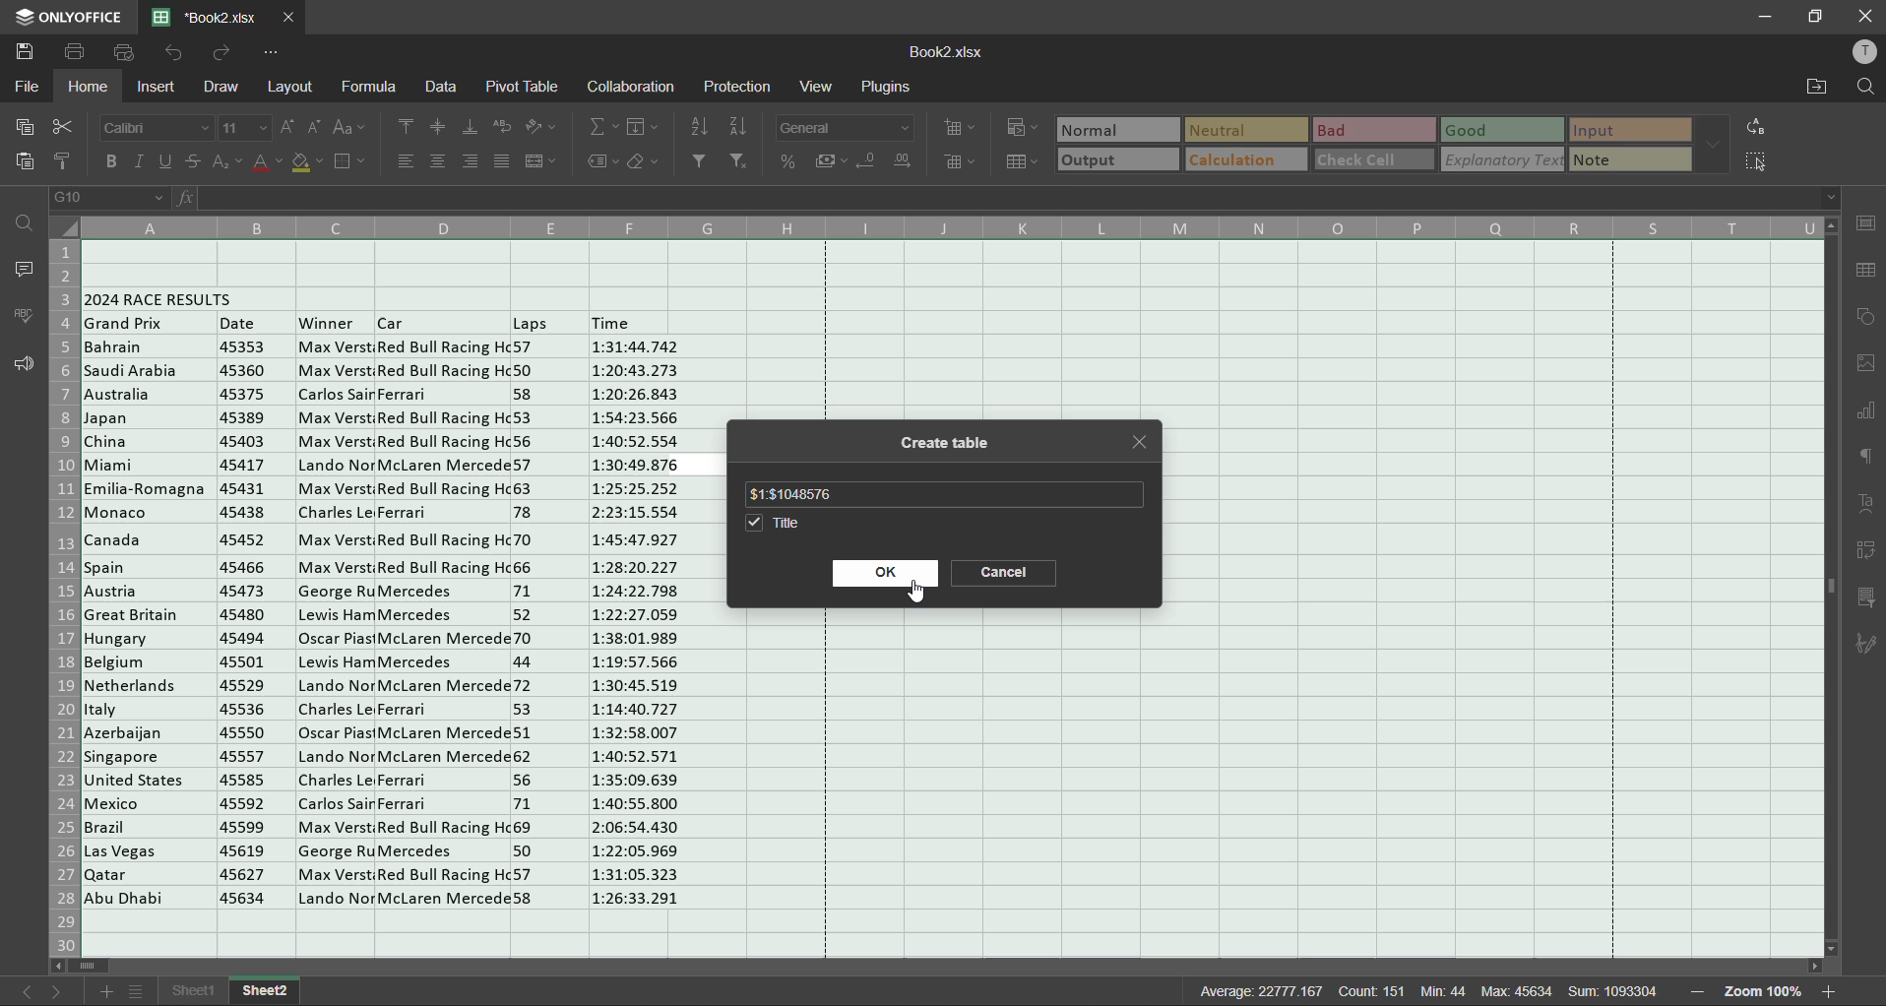 The image size is (1886, 1006). I want to click on find, so click(23, 224).